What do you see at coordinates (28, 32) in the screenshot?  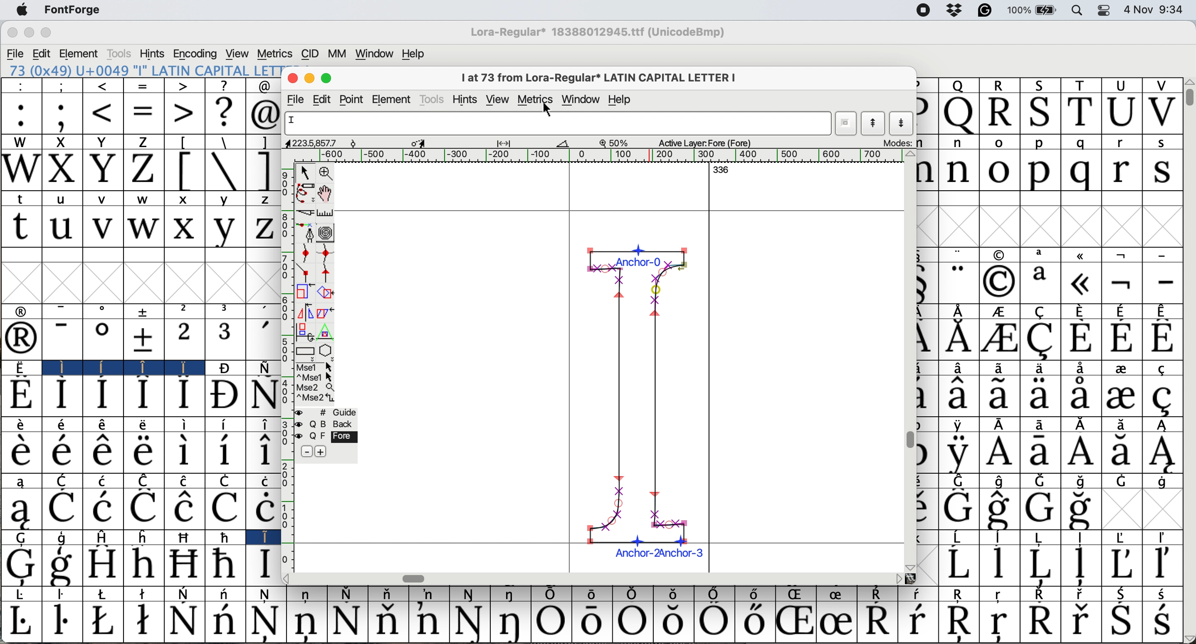 I see `minimize` at bounding box center [28, 32].